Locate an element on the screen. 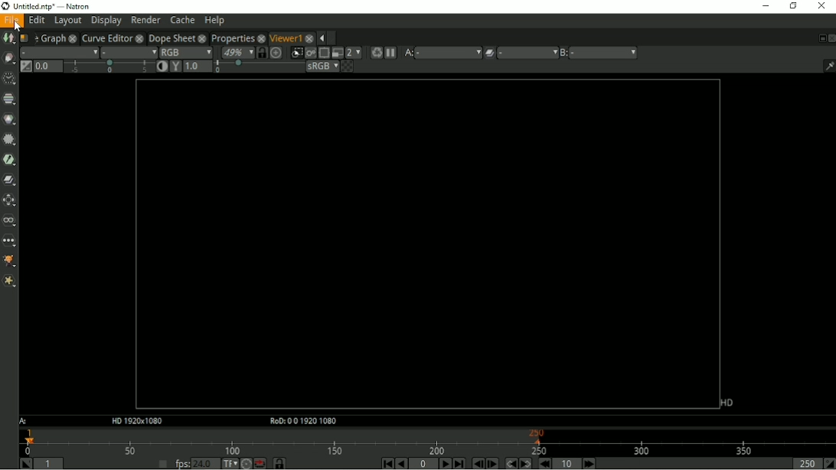 This screenshot has height=470, width=836. Information bar is located at coordinates (826, 65).